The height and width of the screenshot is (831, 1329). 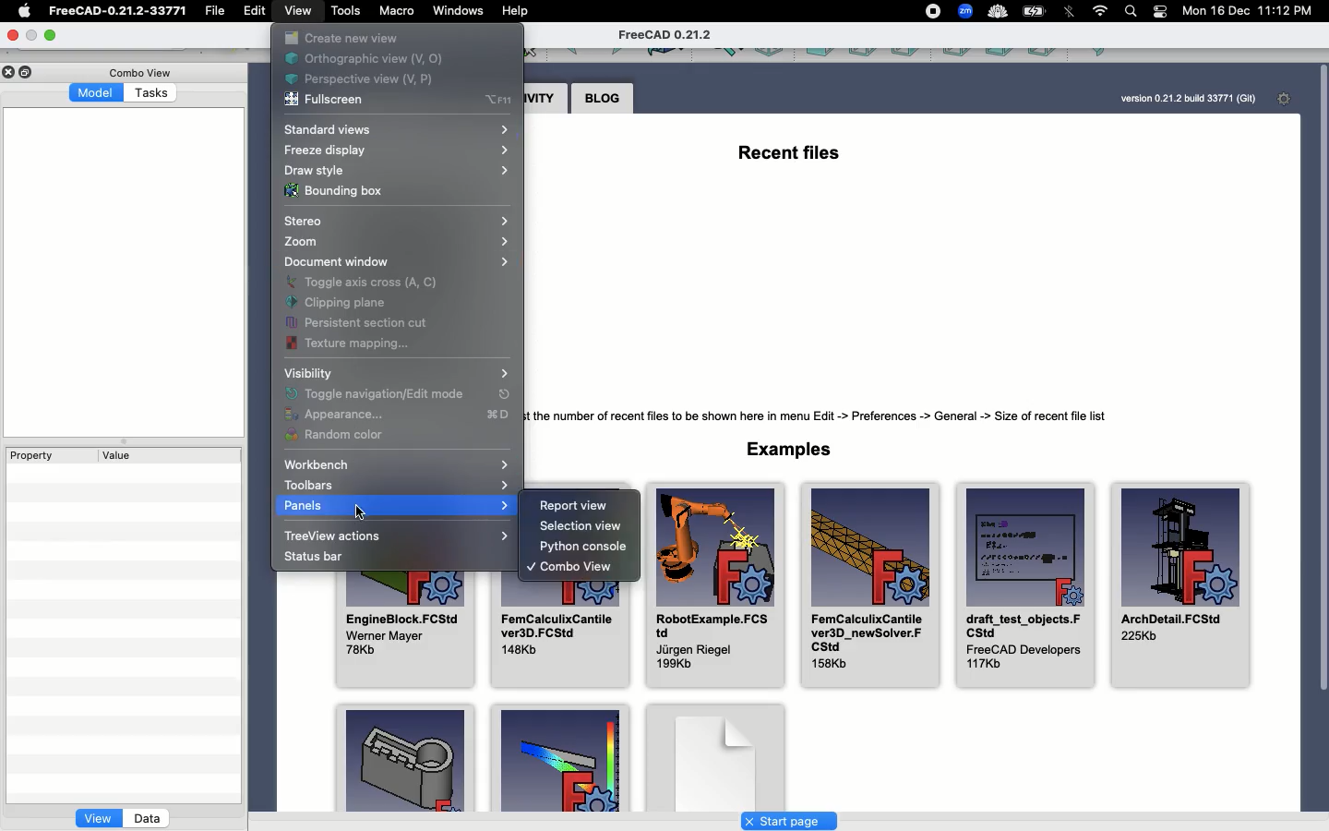 What do you see at coordinates (394, 485) in the screenshot?
I see `Toolbars` at bounding box center [394, 485].